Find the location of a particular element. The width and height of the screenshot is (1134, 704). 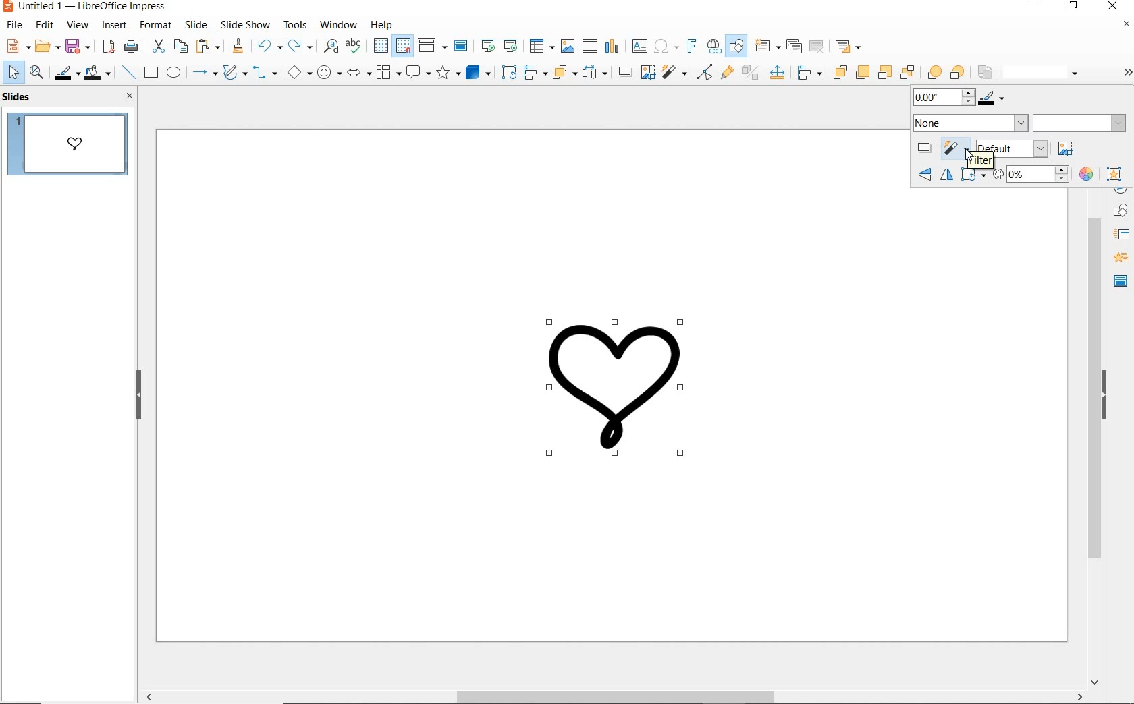

flip is located at coordinates (936, 177).